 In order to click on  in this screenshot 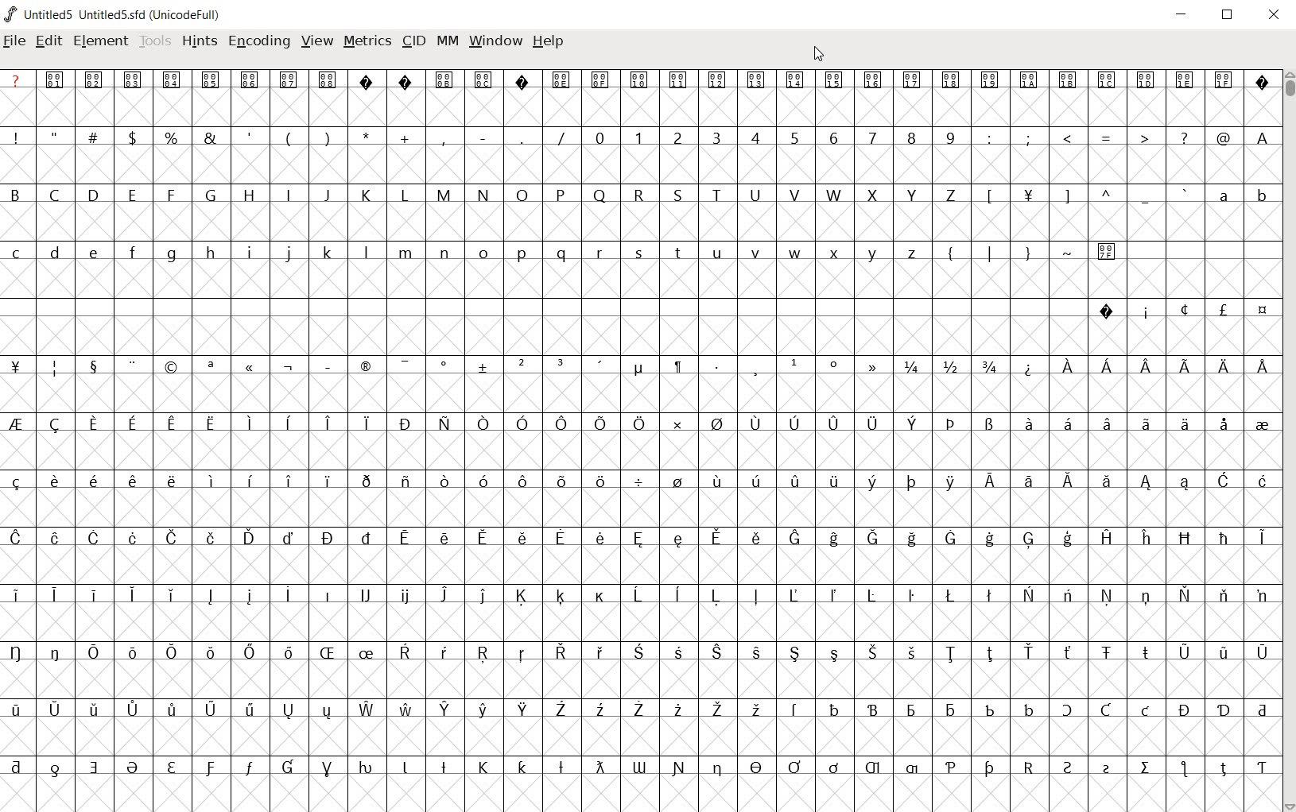, I will do `click(249, 480)`.